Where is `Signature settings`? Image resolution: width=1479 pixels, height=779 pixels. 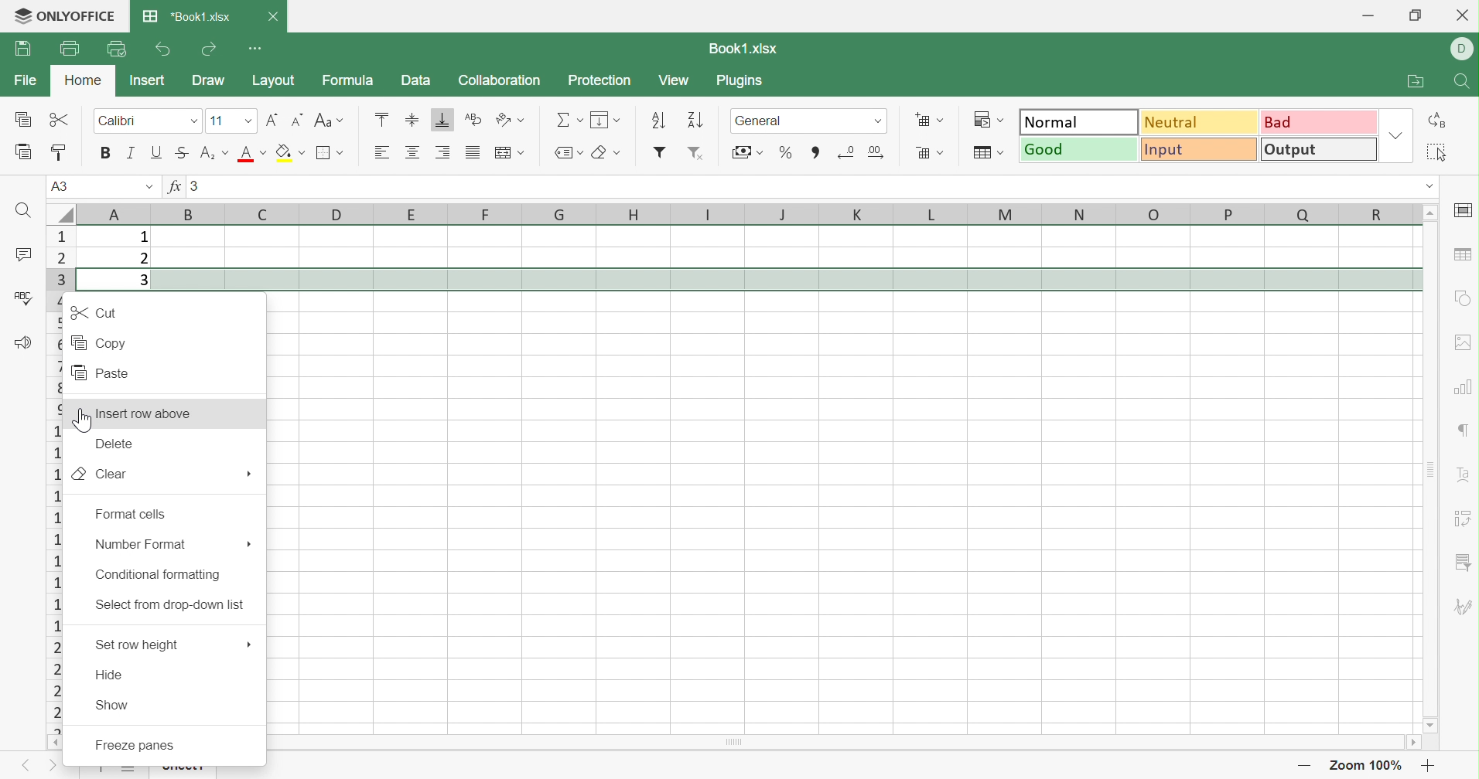 Signature settings is located at coordinates (1465, 607).